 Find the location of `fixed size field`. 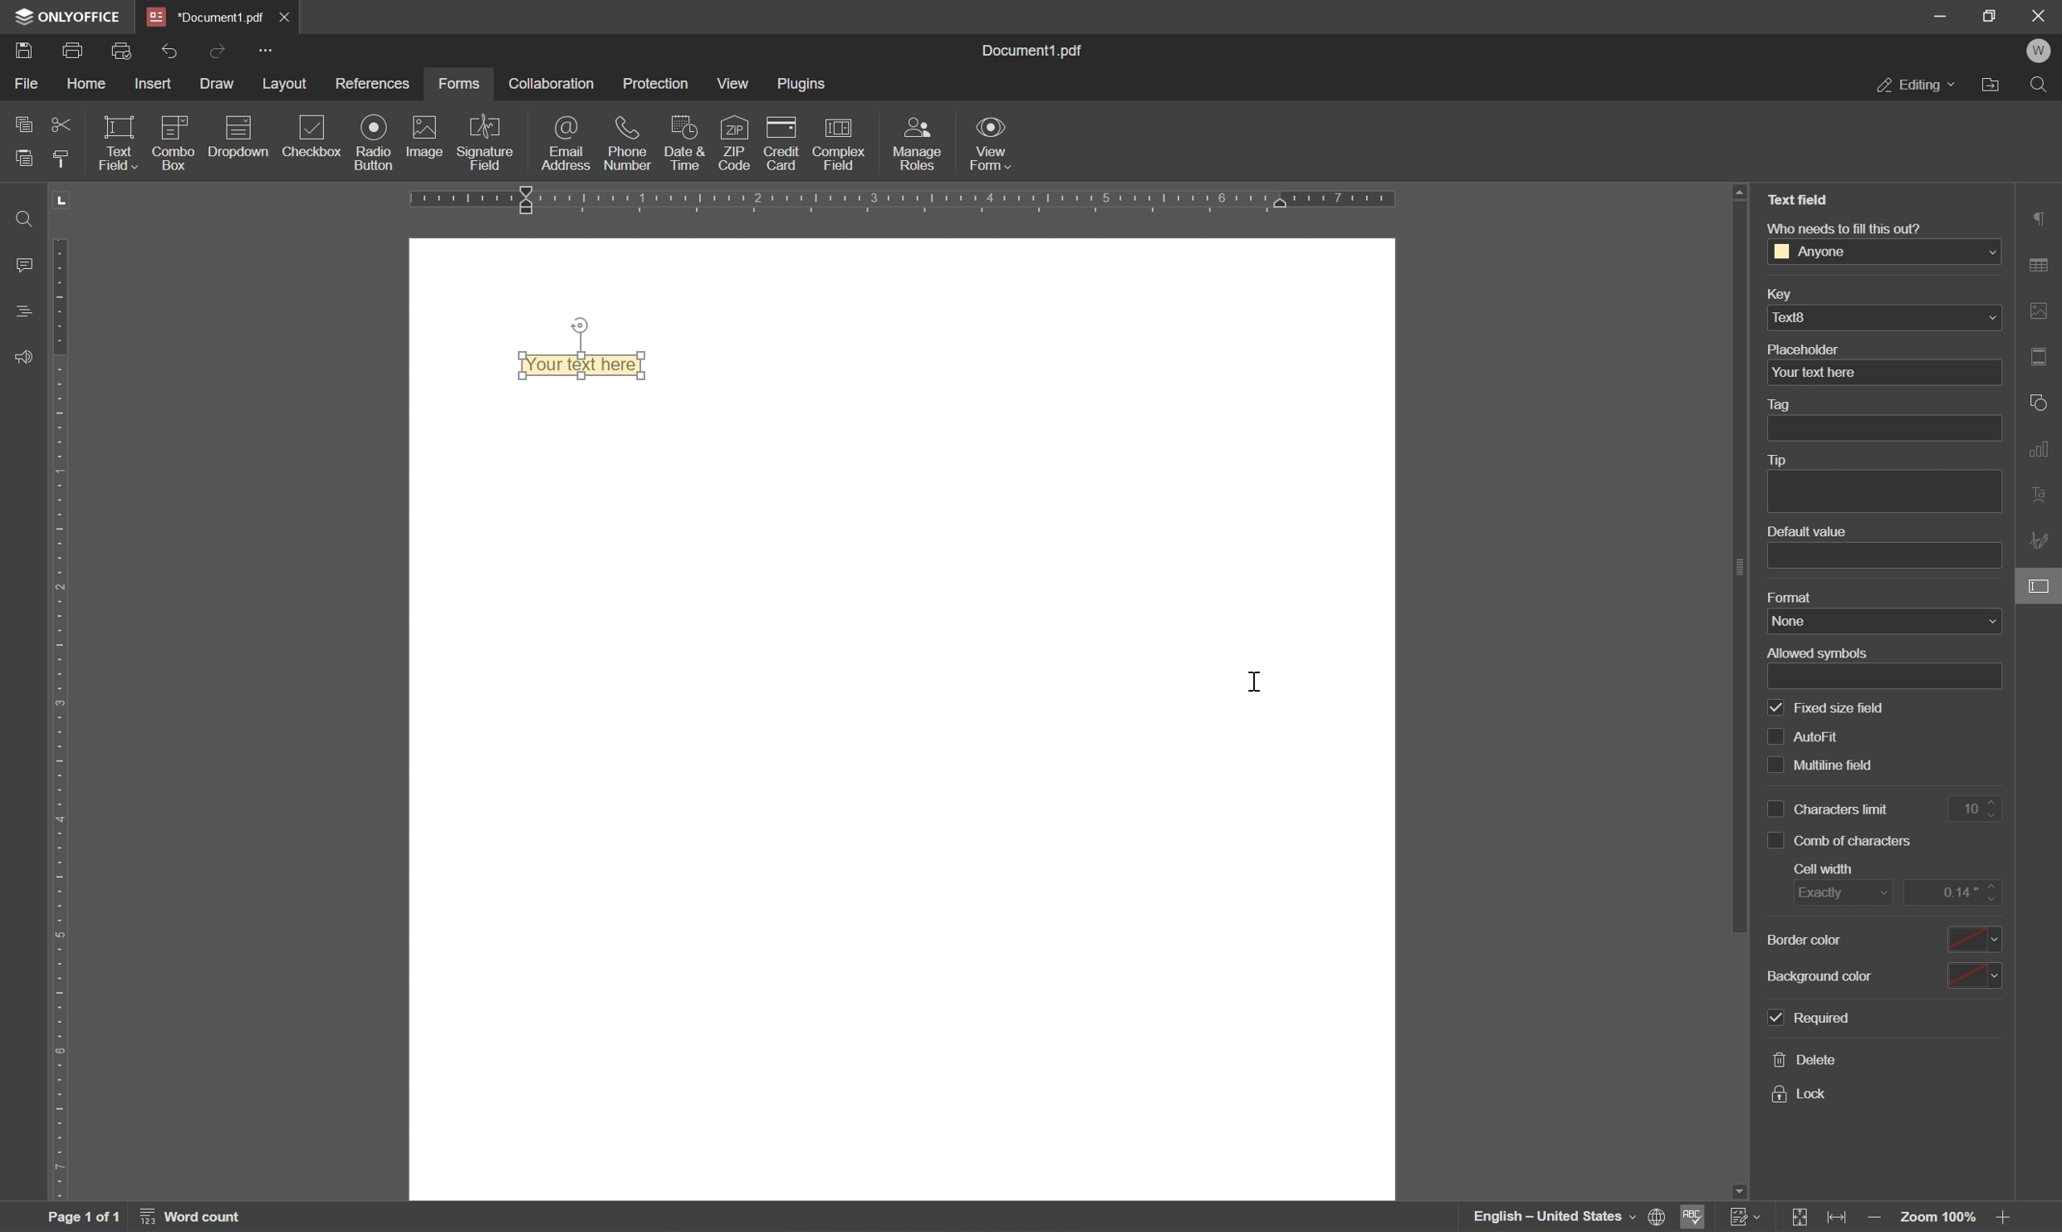

fixed size field is located at coordinates (1828, 708).